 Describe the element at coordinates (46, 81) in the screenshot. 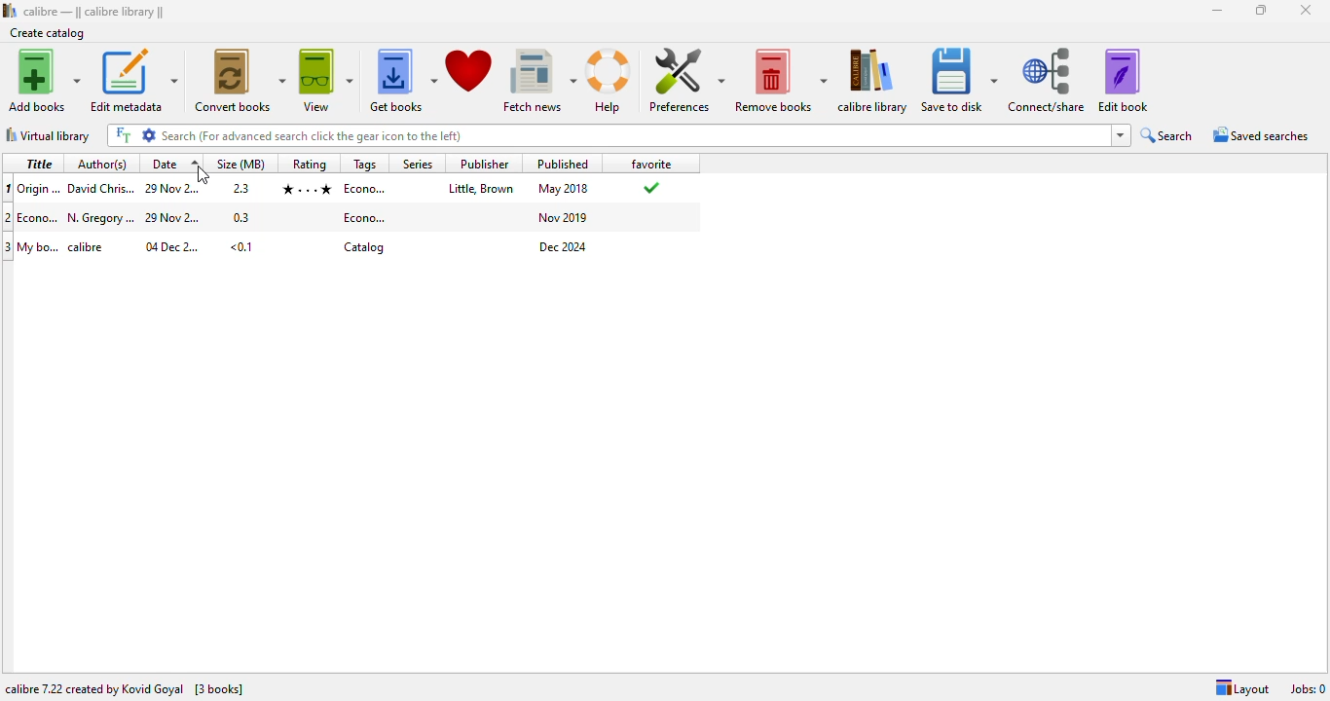

I see `add books` at that location.